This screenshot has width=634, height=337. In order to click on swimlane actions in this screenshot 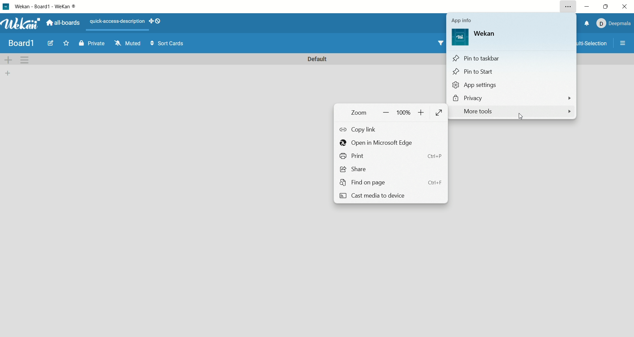, I will do `click(25, 60)`.